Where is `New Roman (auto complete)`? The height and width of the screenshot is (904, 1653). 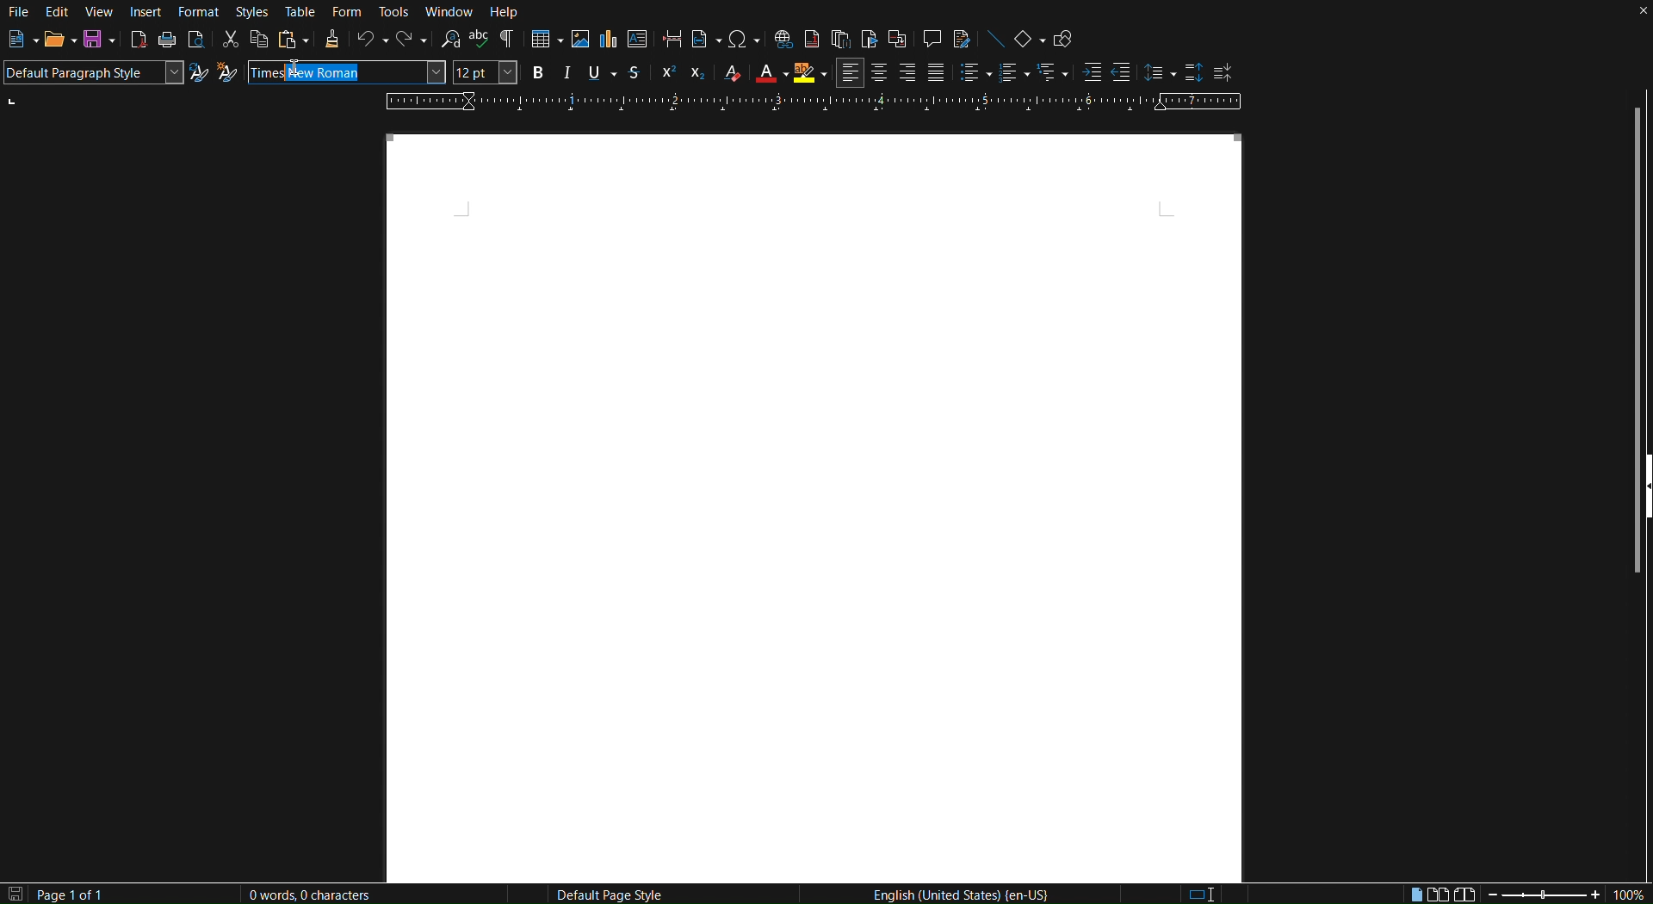
New Roman (auto complete) is located at coordinates (337, 72).